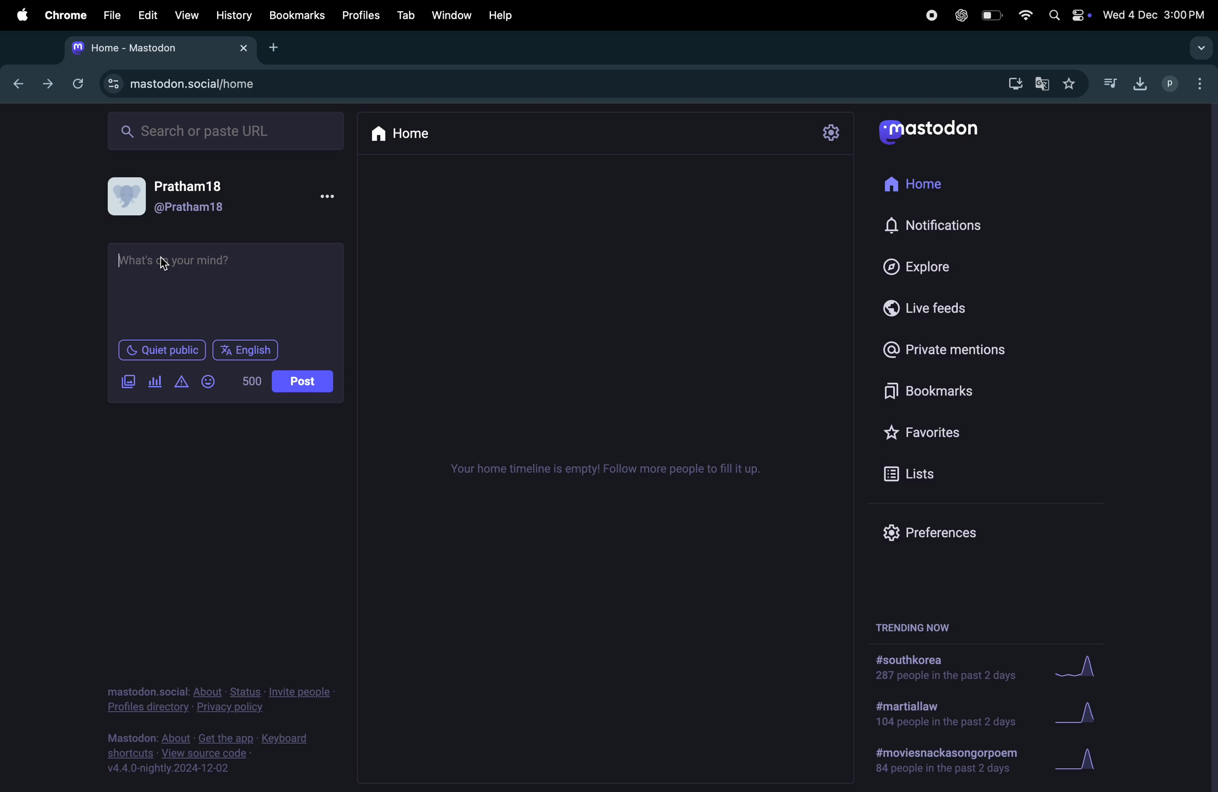  I want to click on Favourites, so click(939, 433).